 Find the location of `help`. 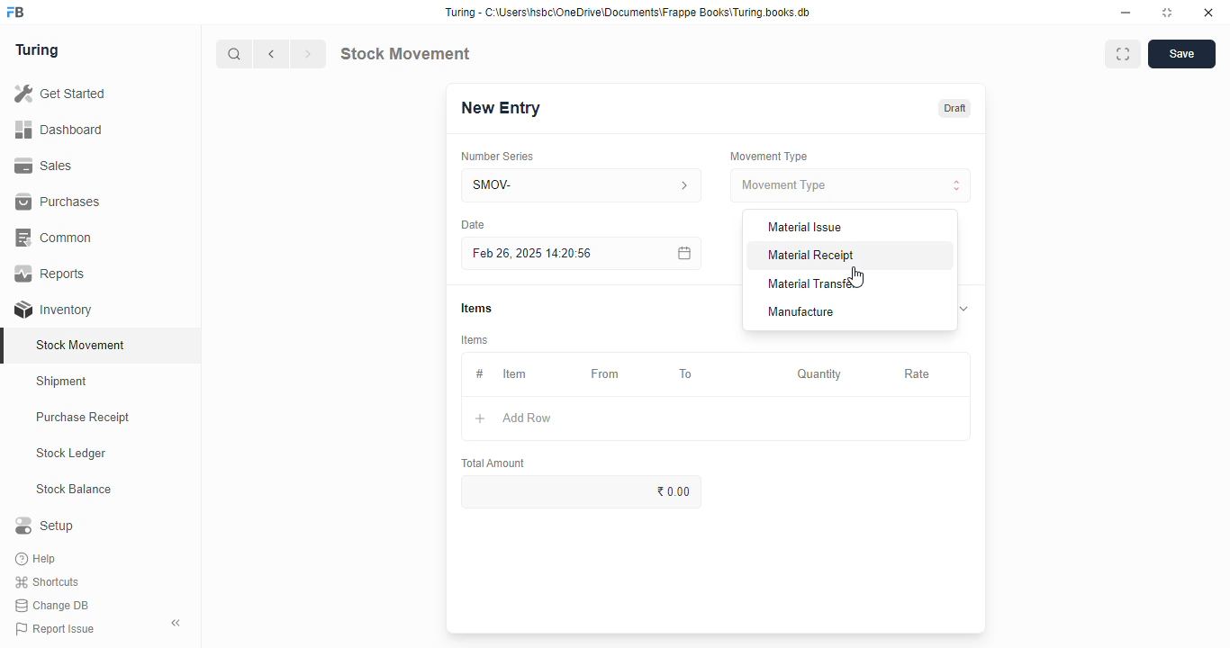

help is located at coordinates (38, 559).